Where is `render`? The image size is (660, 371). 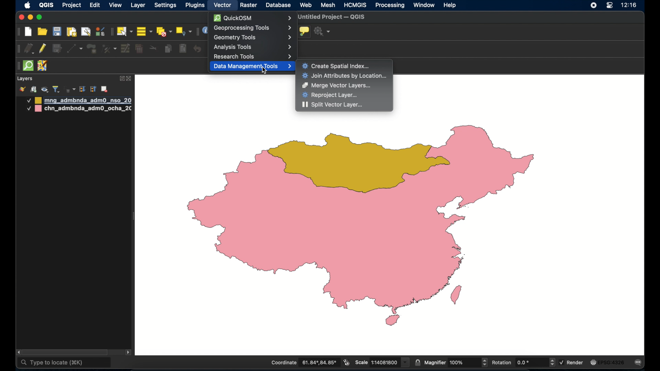 render is located at coordinates (572, 362).